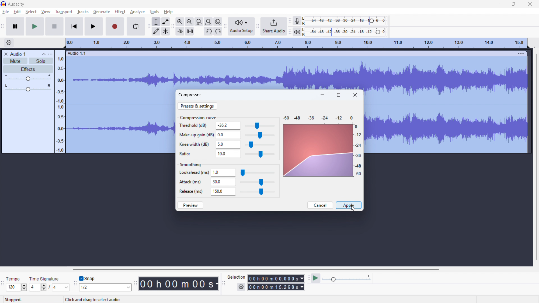 The image size is (539, 303). Describe the element at coordinates (115, 26) in the screenshot. I see `record` at that location.